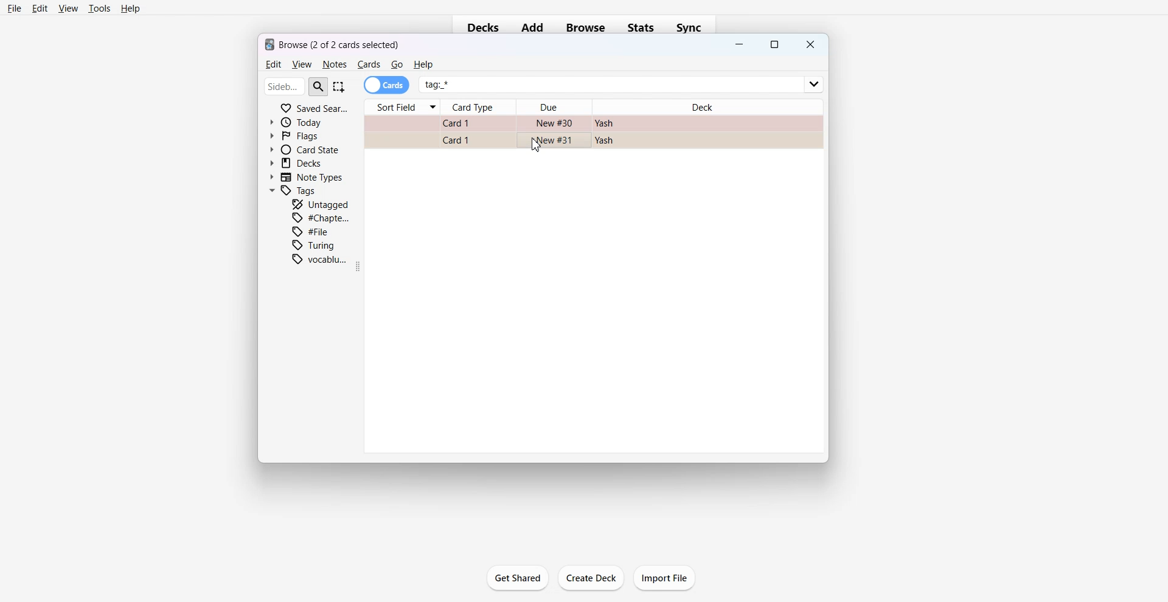 The height and width of the screenshot is (602, 1168). What do you see at coordinates (517, 578) in the screenshot?
I see `Get Shared` at bounding box center [517, 578].